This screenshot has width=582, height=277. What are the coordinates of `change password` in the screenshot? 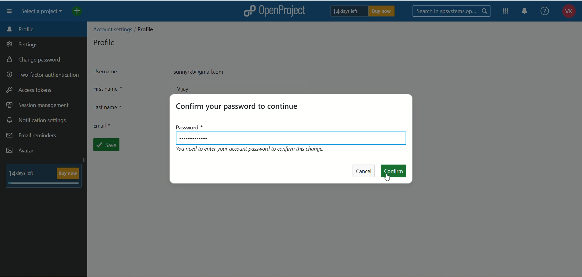 It's located at (36, 60).